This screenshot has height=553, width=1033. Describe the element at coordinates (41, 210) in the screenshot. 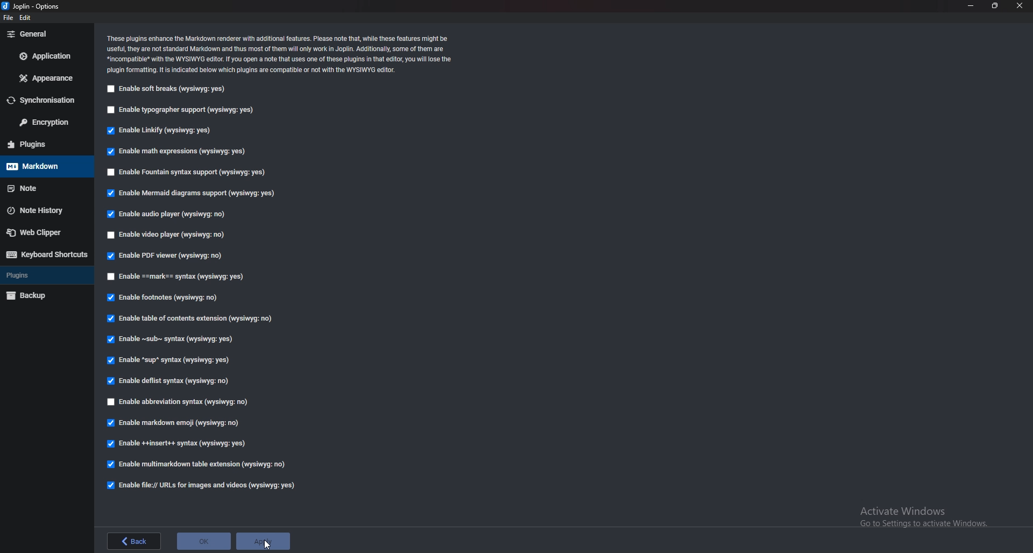

I see `Note history` at that location.